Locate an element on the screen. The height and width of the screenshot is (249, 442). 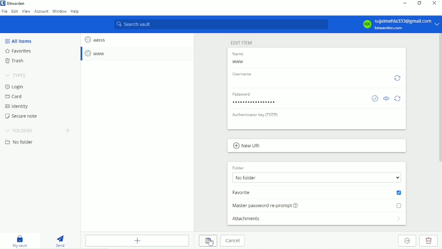
Attachments is located at coordinates (317, 220).